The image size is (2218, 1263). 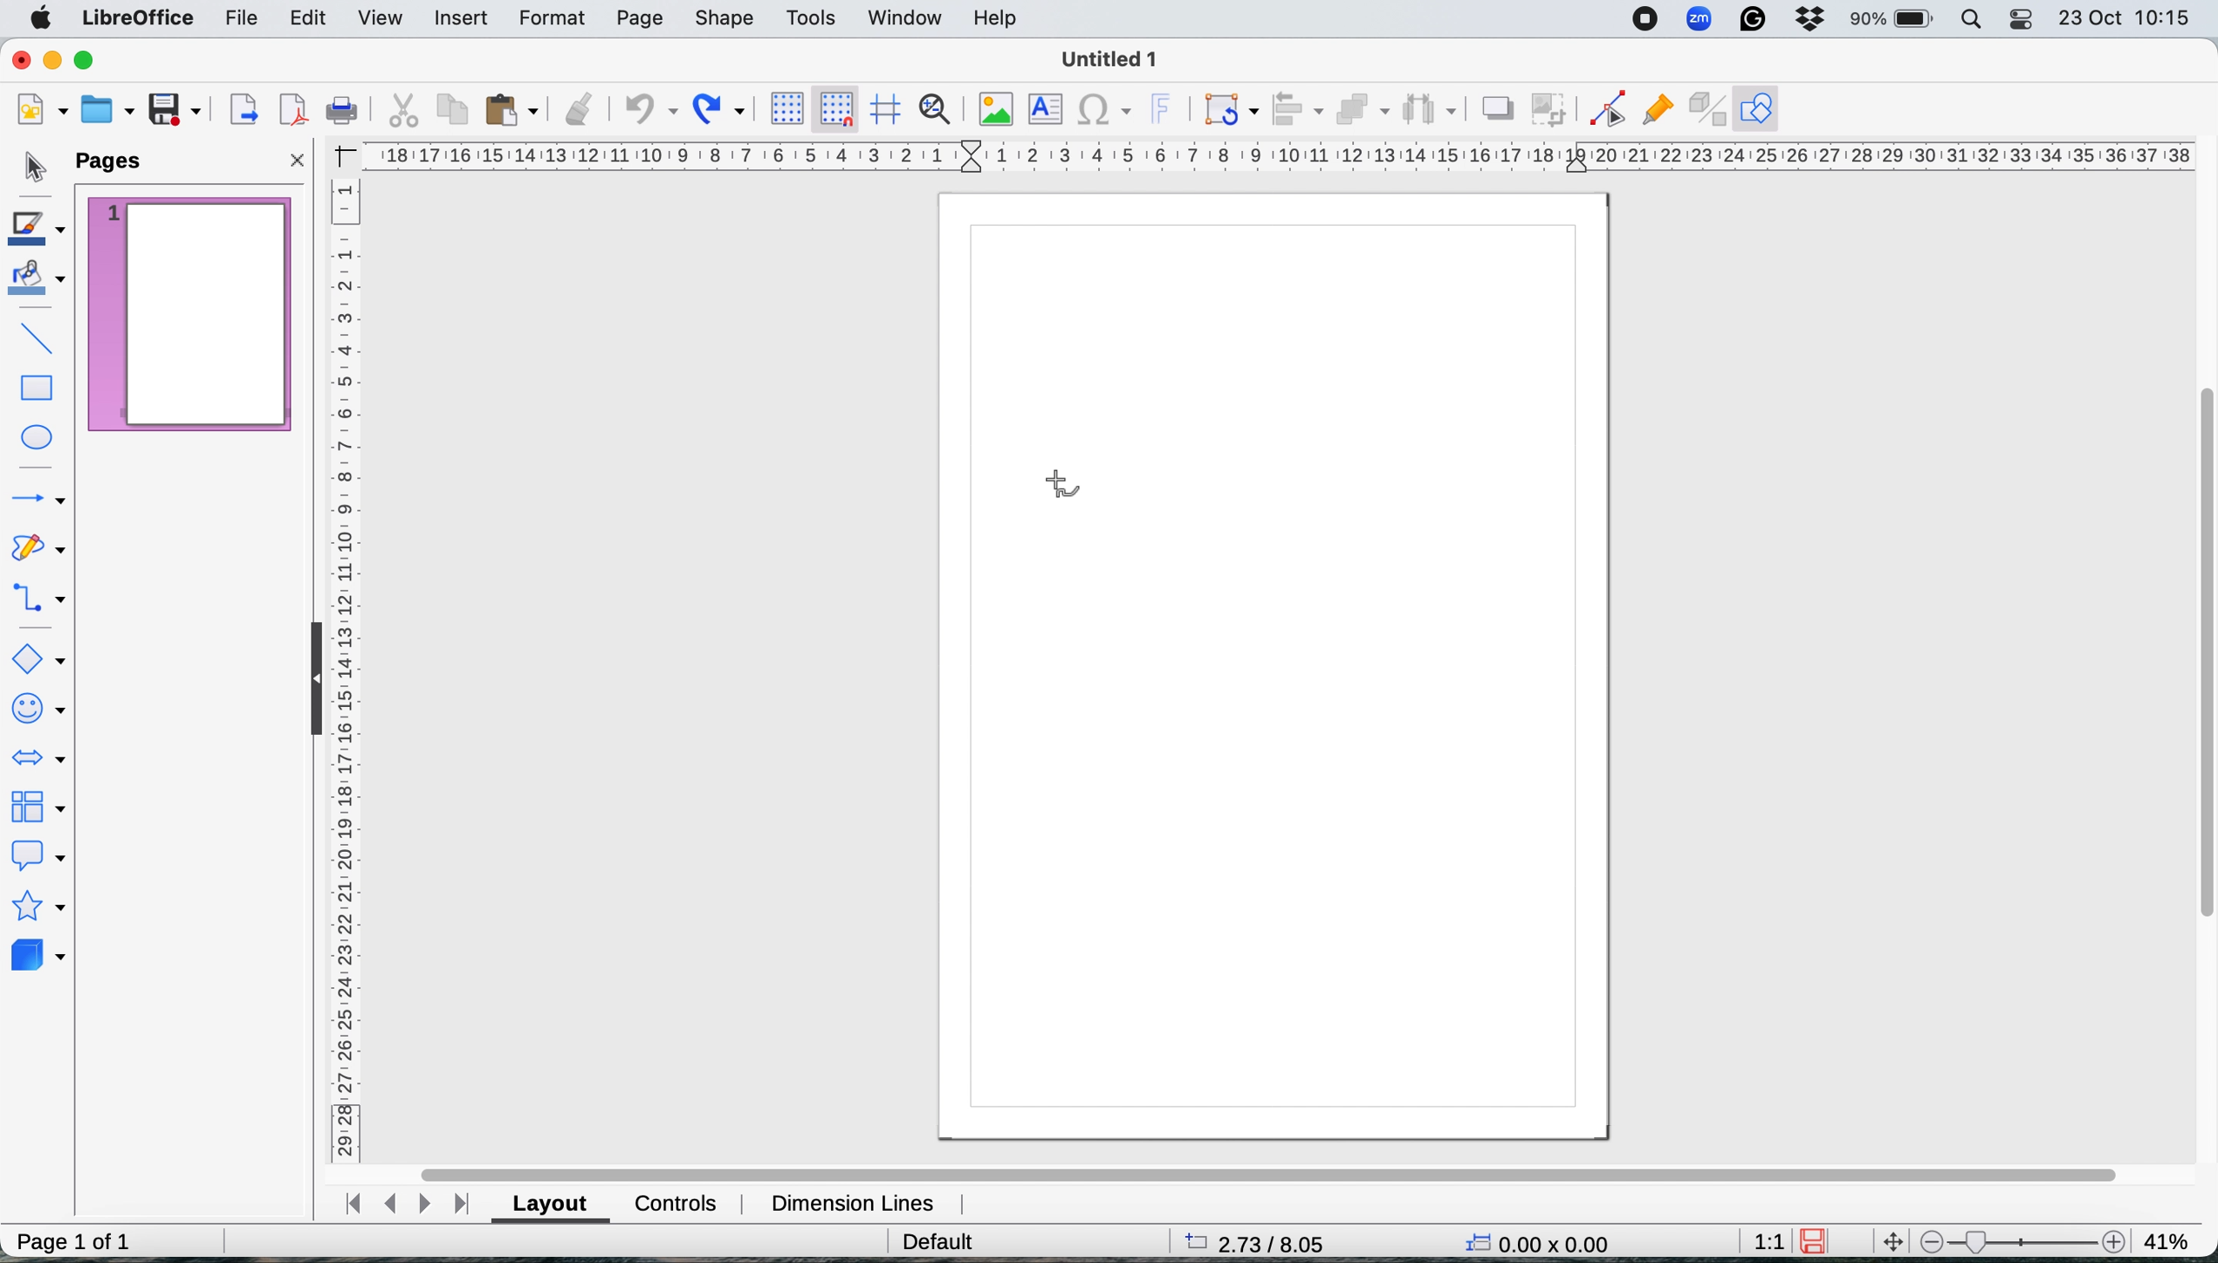 I want to click on system logo, so click(x=42, y=20).